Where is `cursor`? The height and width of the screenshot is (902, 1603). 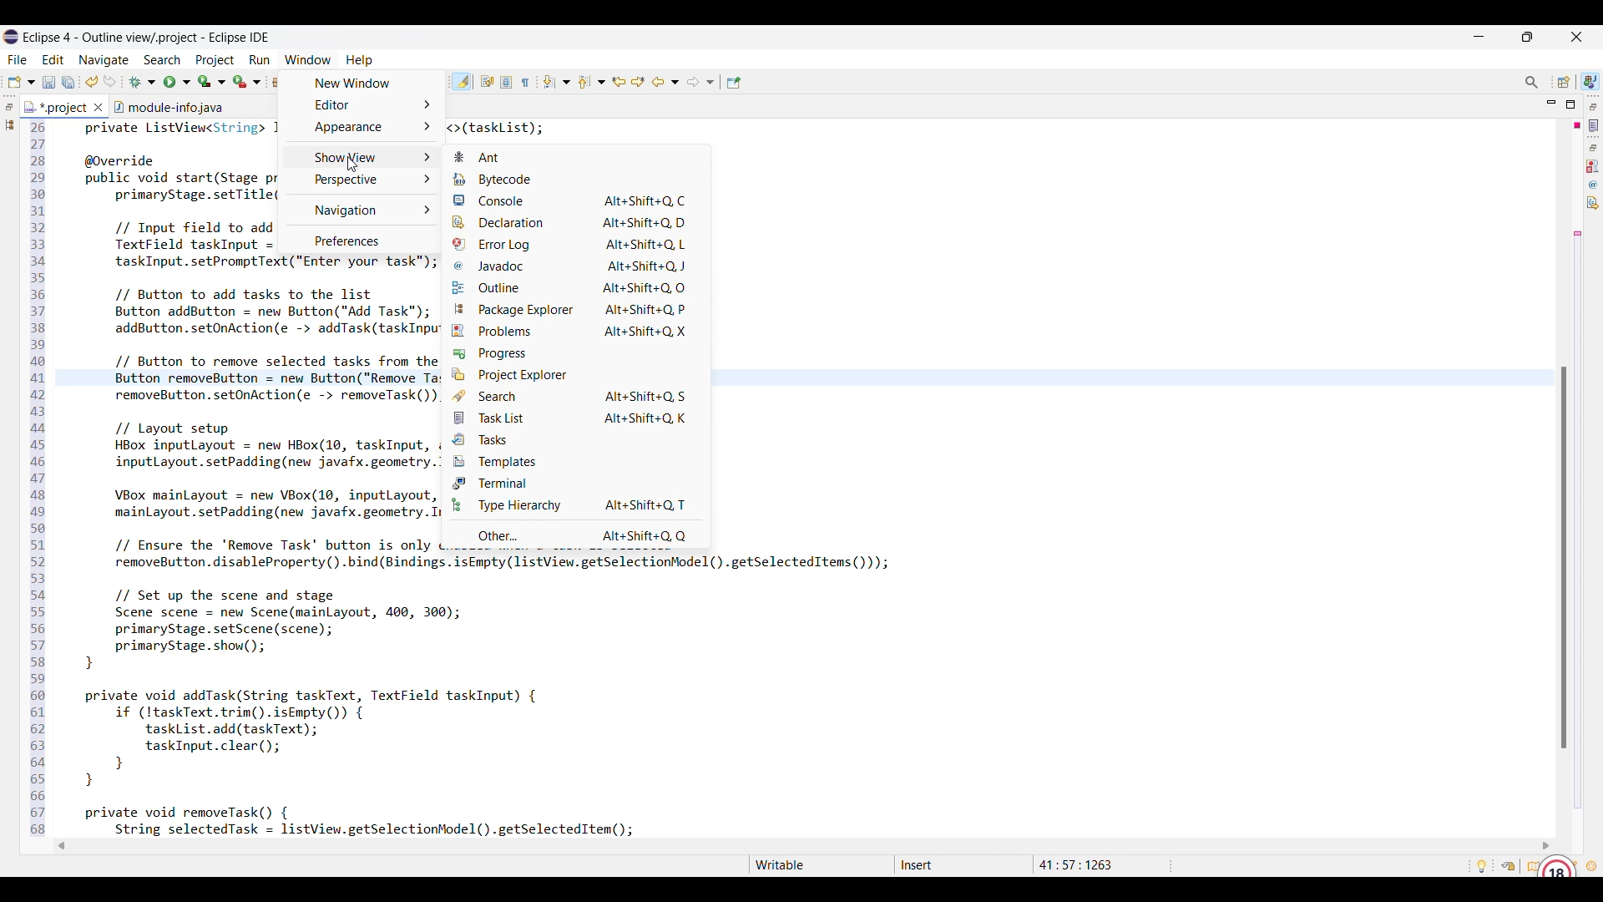
cursor is located at coordinates (351, 165).